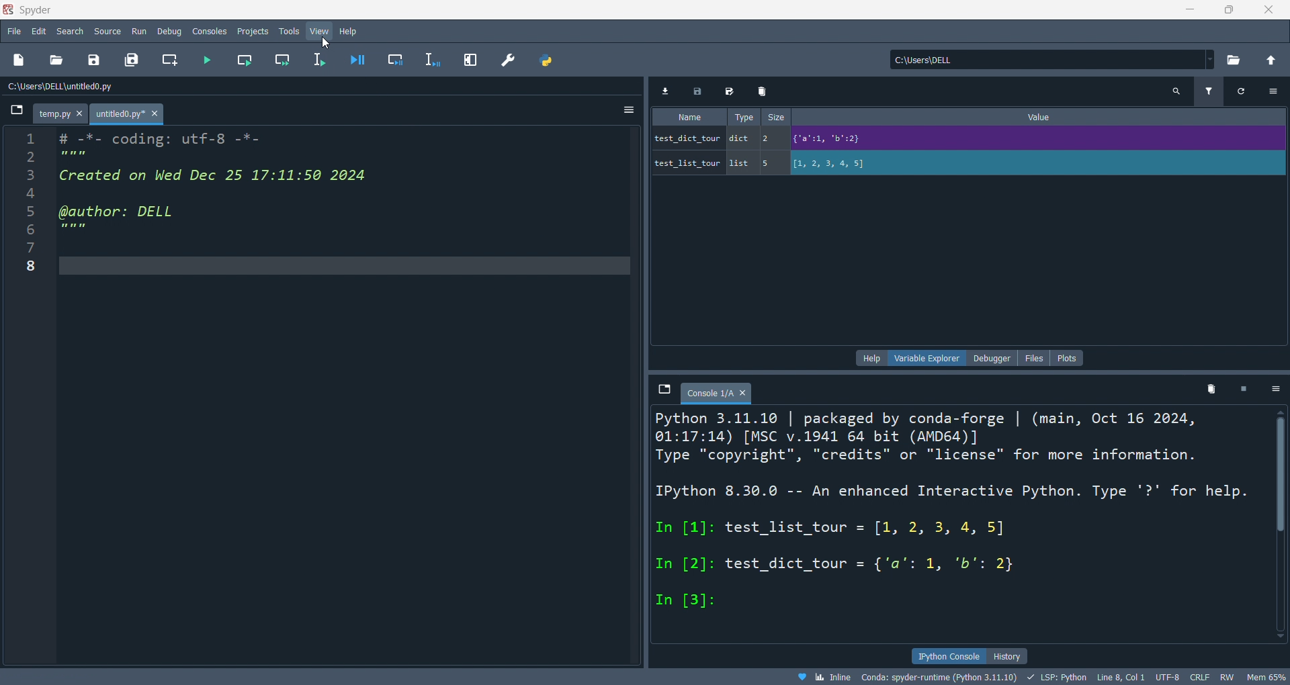 Image resolution: width=1290 pixels, height=685 pixels. Describe the element at coordinates (688, 140) in the screenshot. I see `name` at that location.